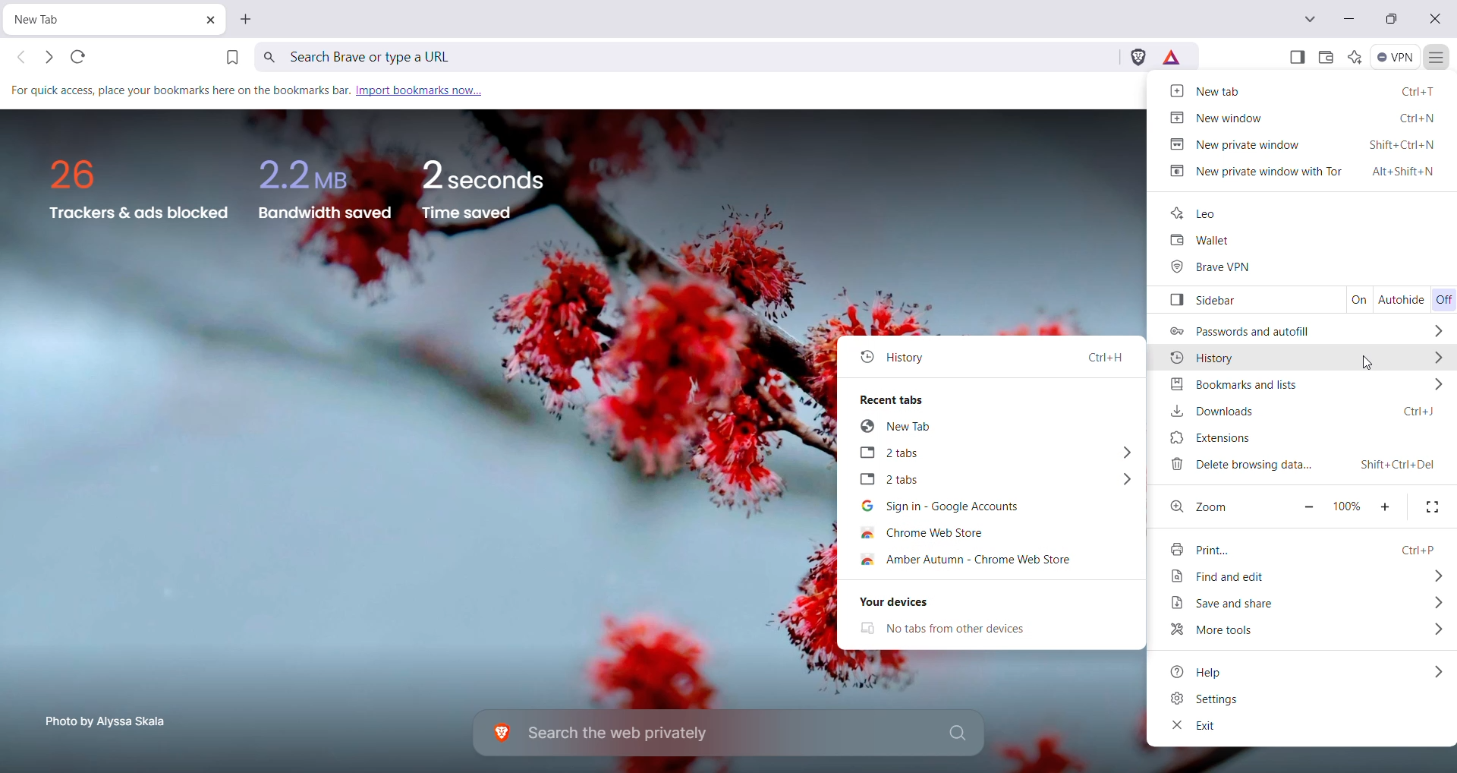 This screenshot has width=1457, height=773. What do you see at coordinates (1219, 268) in the screenshot?
I see `Brave VPN` at bounding box center [1219, 268].